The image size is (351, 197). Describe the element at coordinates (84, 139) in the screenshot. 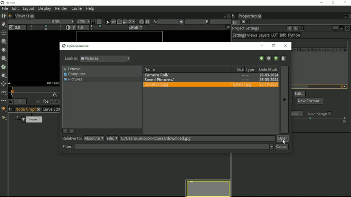

I see `Relative to` at that location.